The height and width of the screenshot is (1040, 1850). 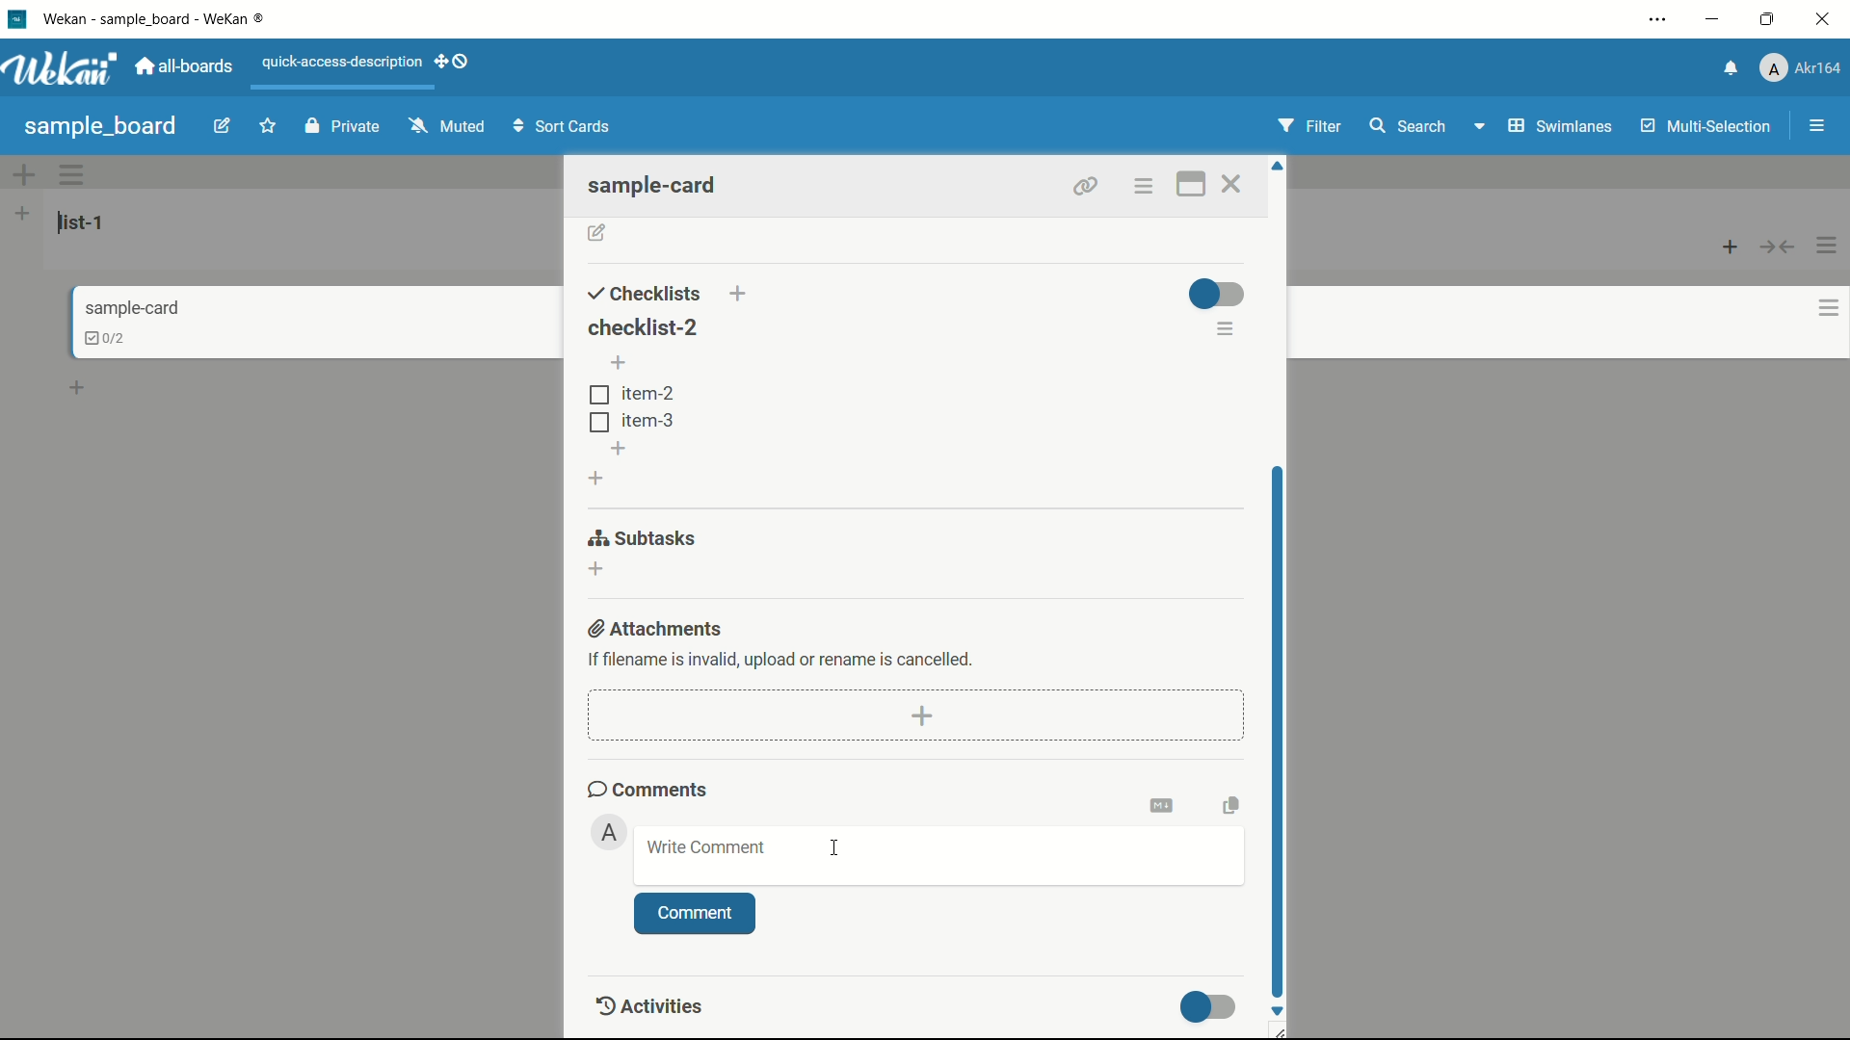 What do you see at coordinates (597, 569) in the screenshot?
I see `add subtasks` at bounding box center [597, 569].